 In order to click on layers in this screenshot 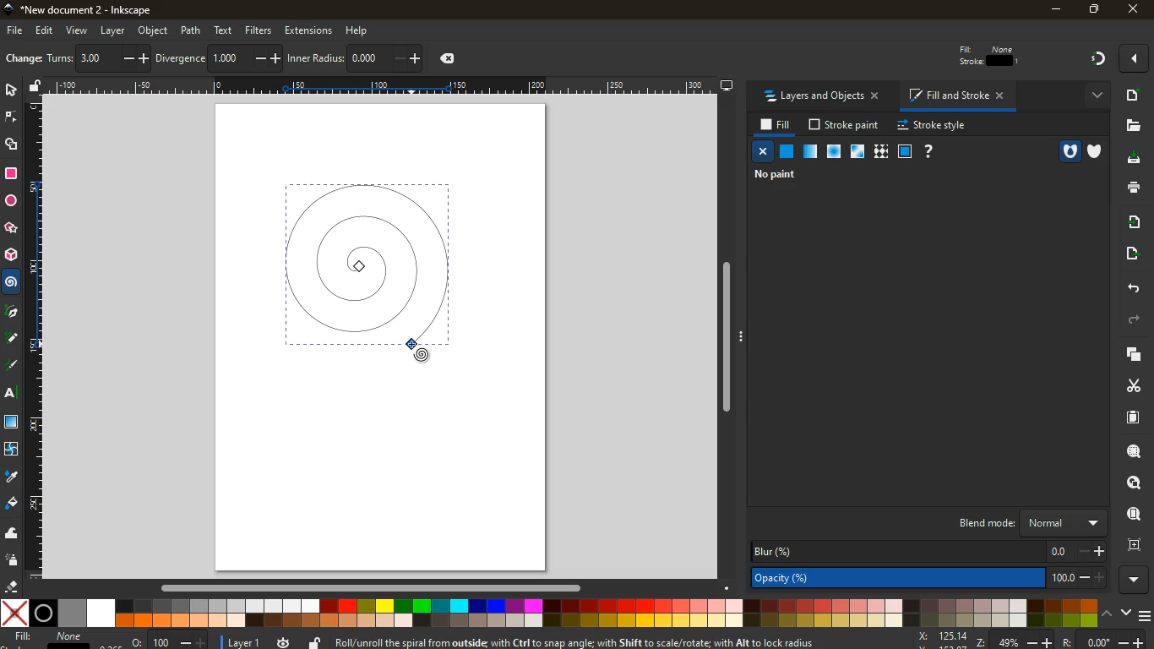, I will do `click(1130, 357)`.